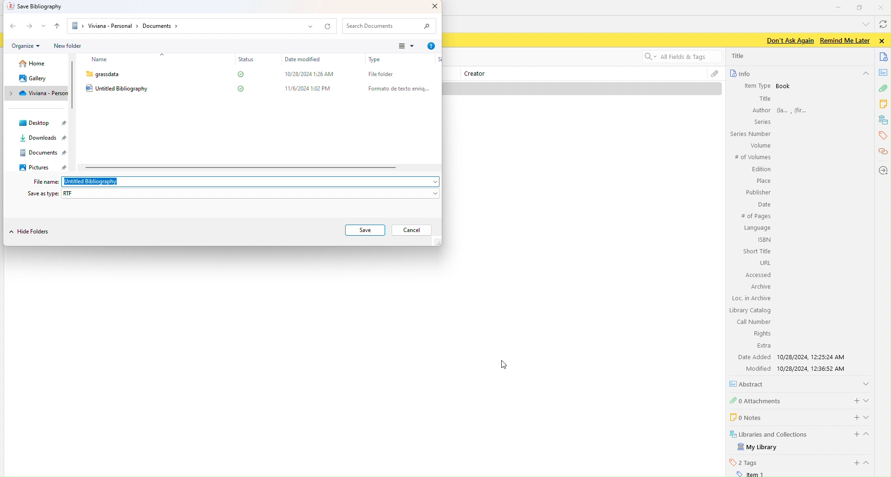  Describe the element at coordinates (43, 182) in the screenshot. I see `File Name` at that location.